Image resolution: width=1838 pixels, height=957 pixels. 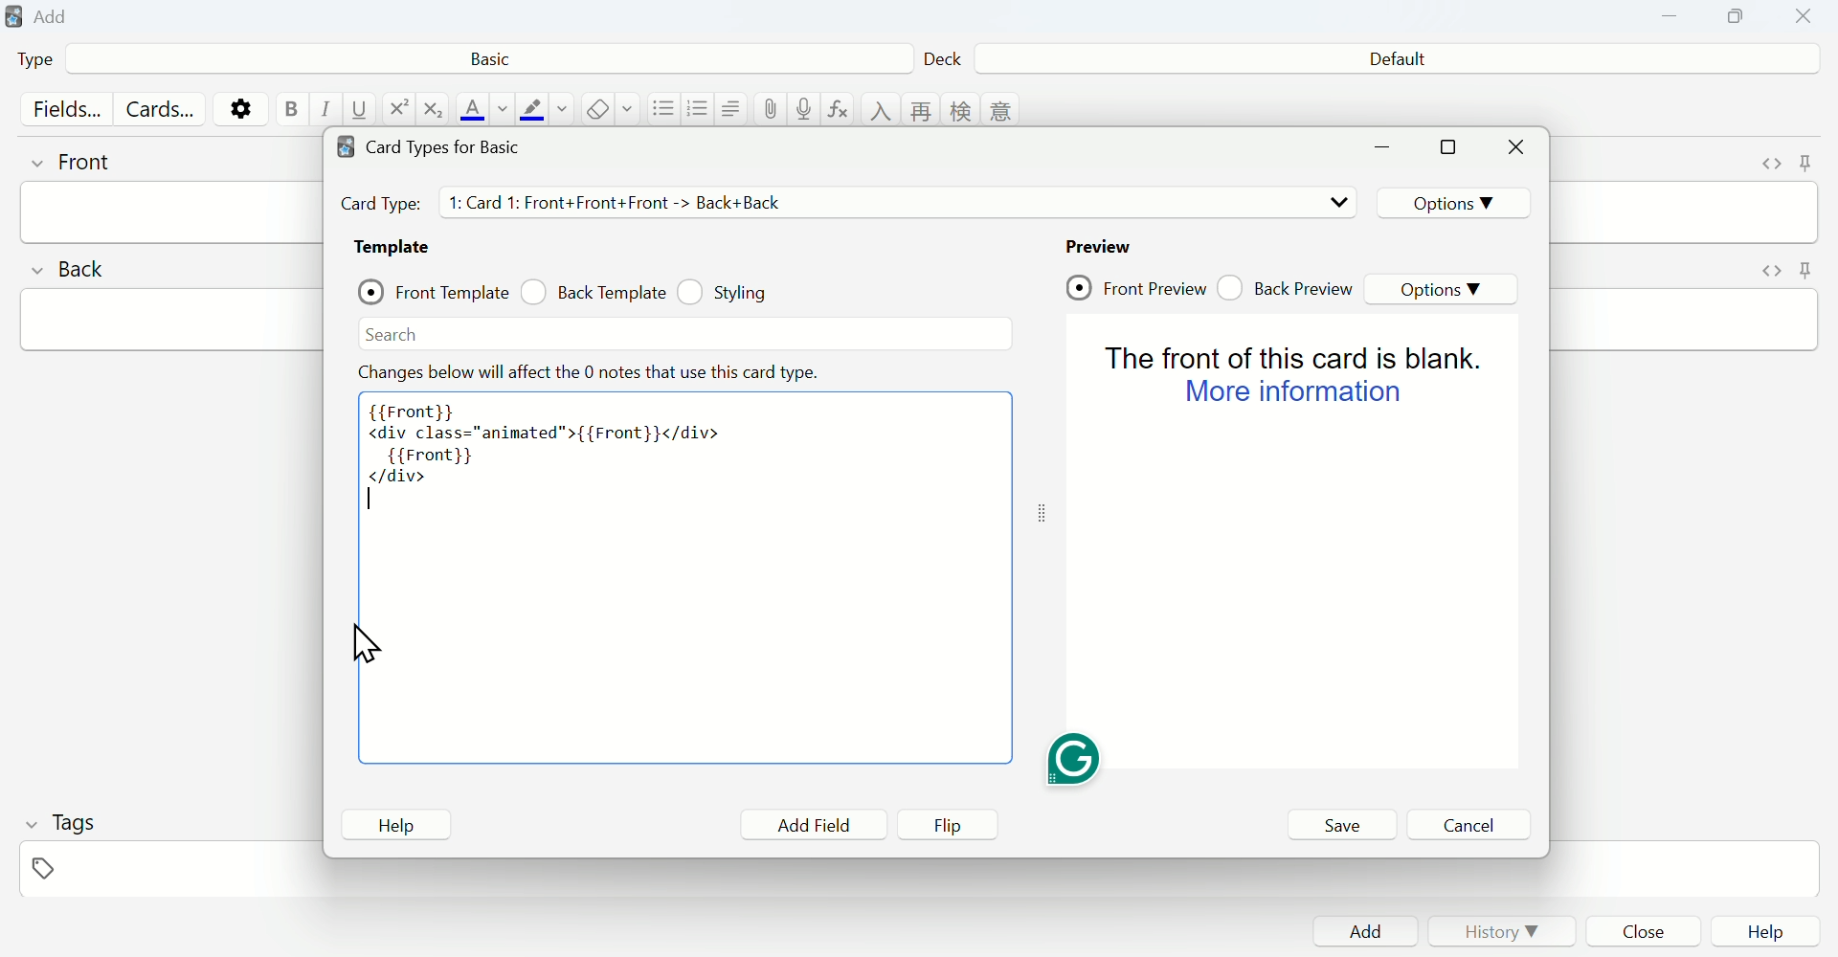 What do you see at coordinates (532, 109) in the screenshot?
I see `text highlight color` at bounding box center [532, 109].